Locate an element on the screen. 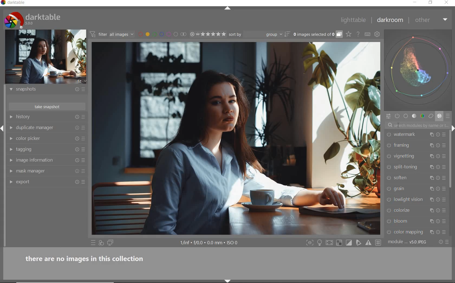 The image size is (455, 283). 'framing' is switched off is located at coordinates (389, 145).